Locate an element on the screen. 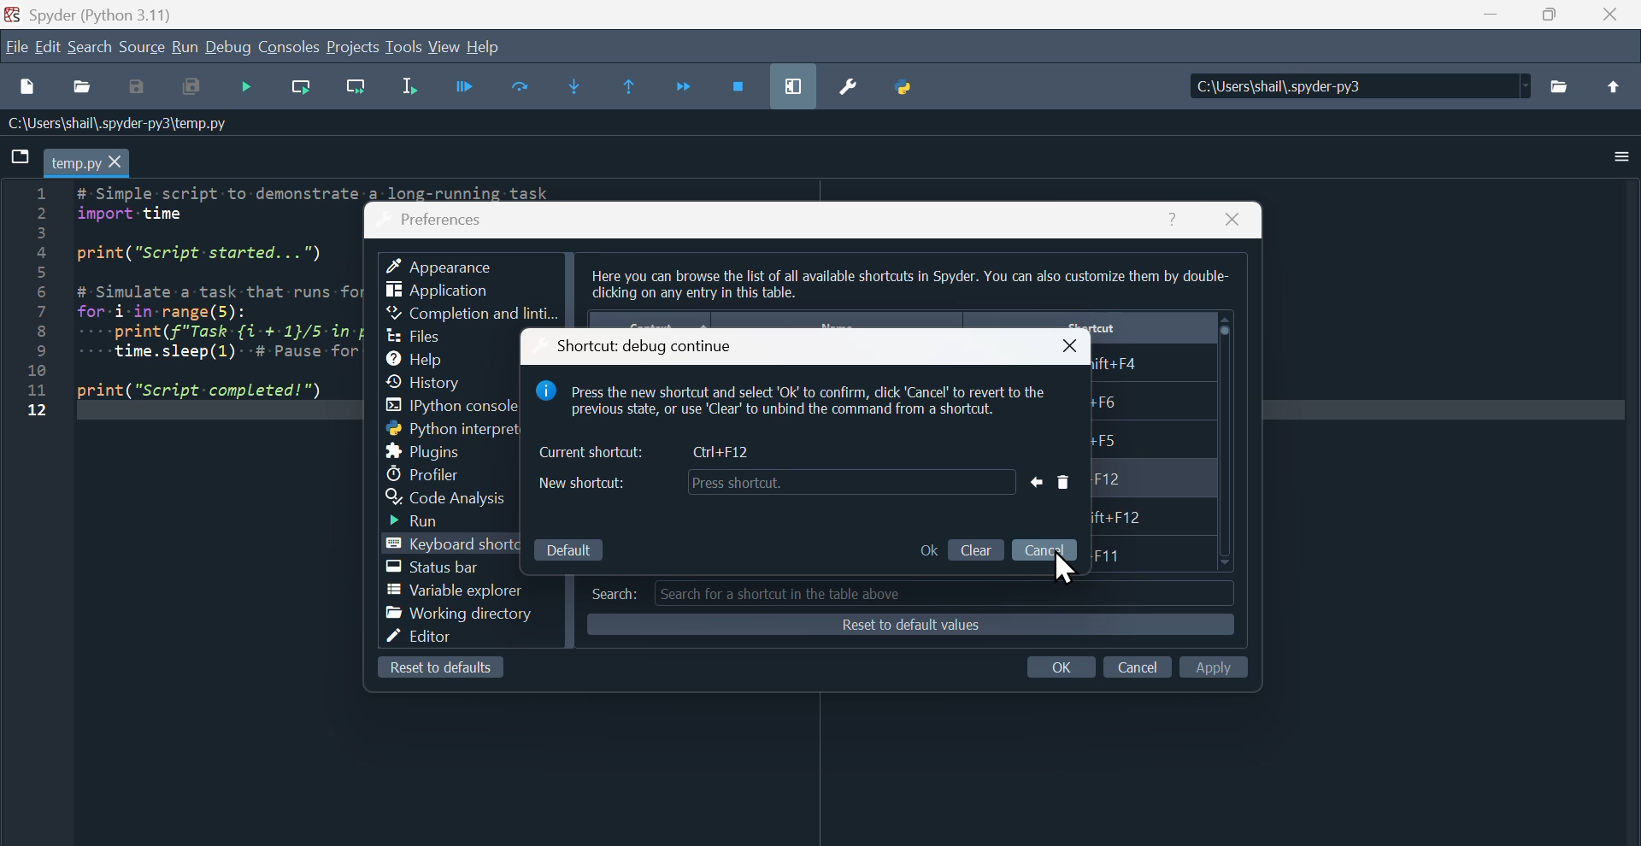 This screenshot has width=1641, height=846. Code analysis is located at coordinates (439, 498).